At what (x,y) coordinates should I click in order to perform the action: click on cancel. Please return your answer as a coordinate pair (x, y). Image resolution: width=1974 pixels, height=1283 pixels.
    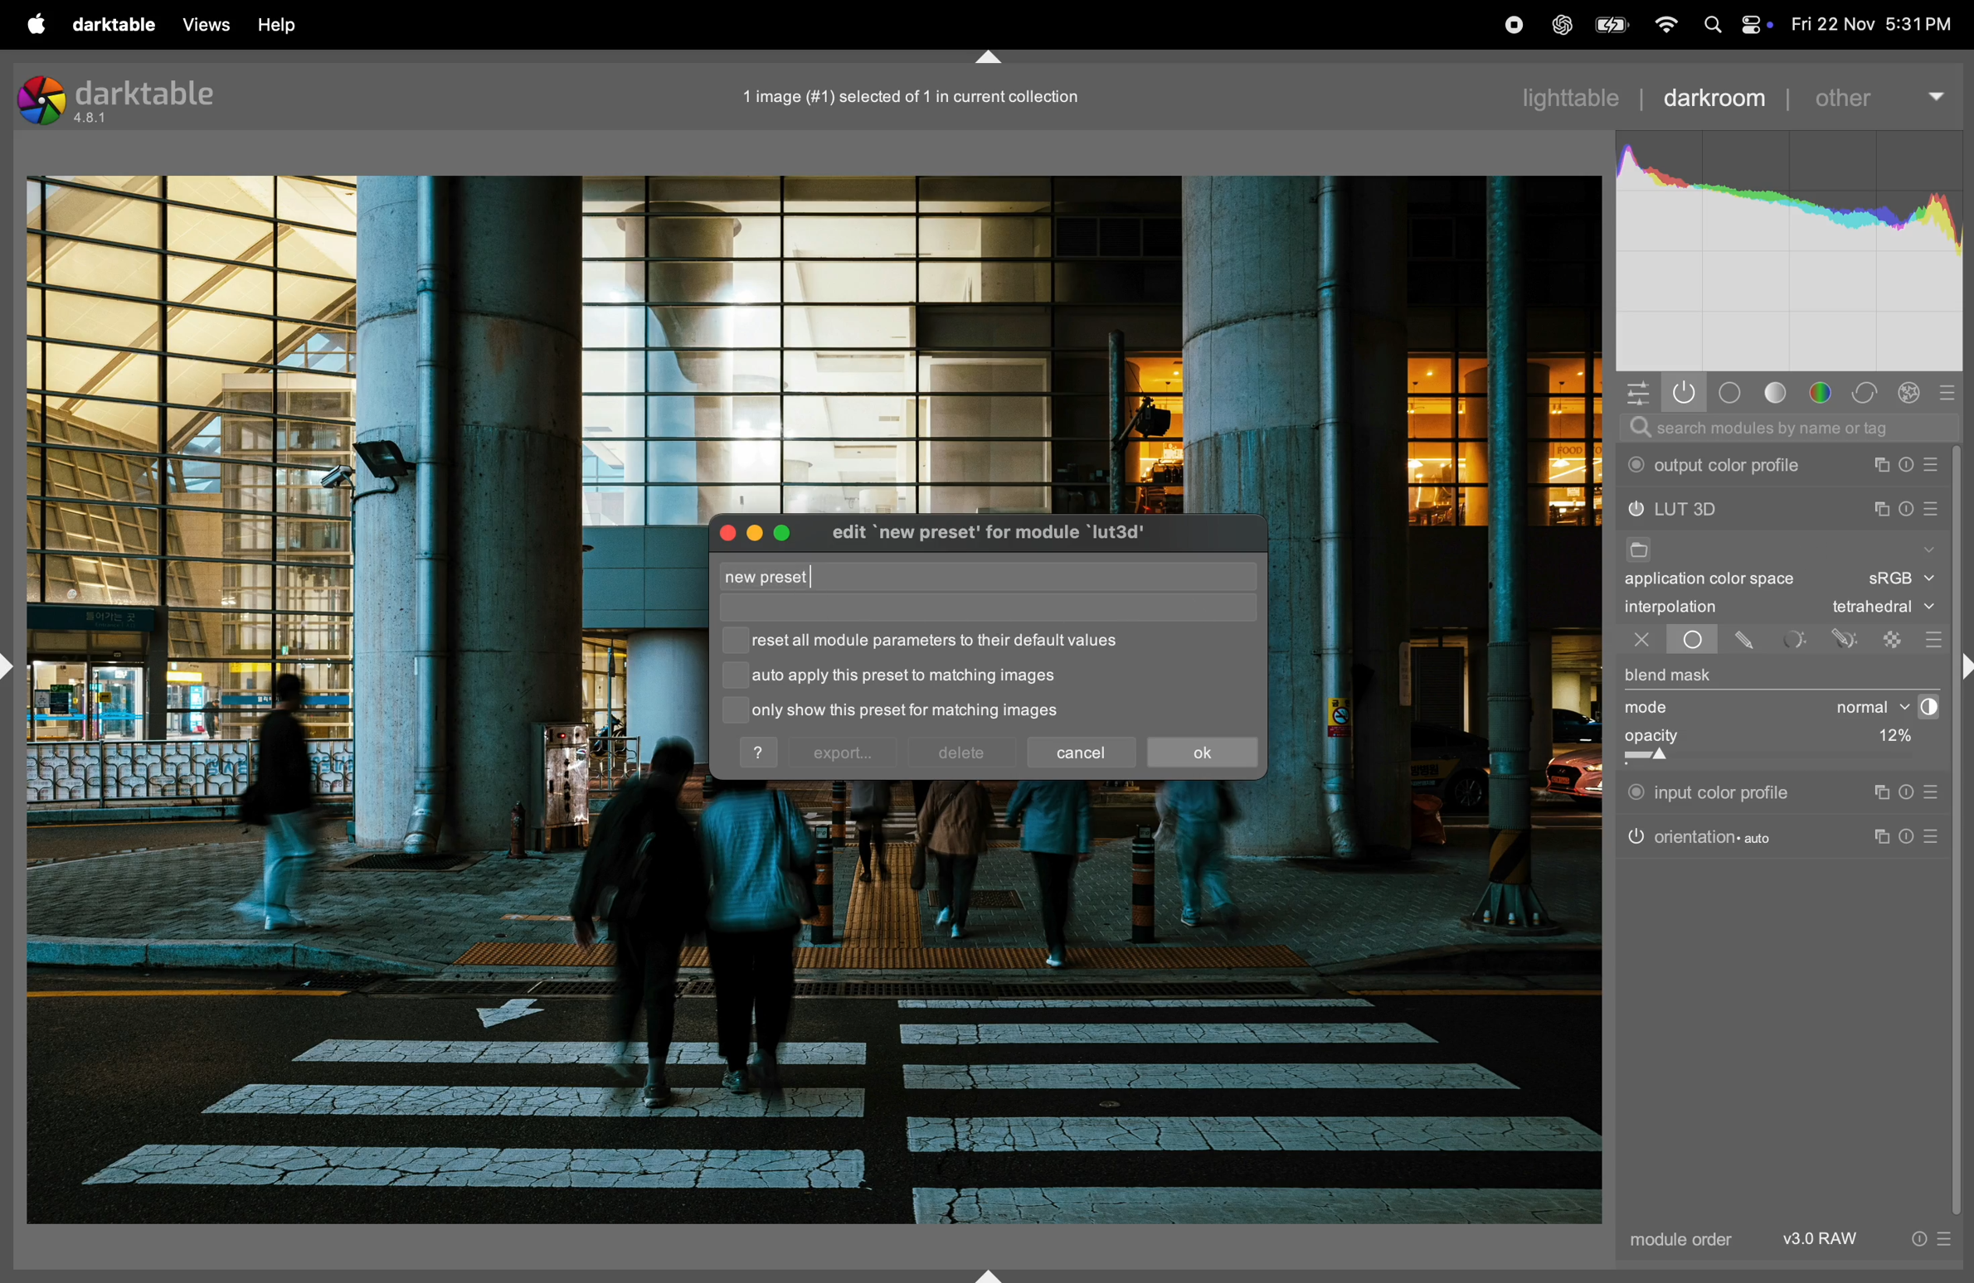
    Looking at the image, I should click on (1084, 749).